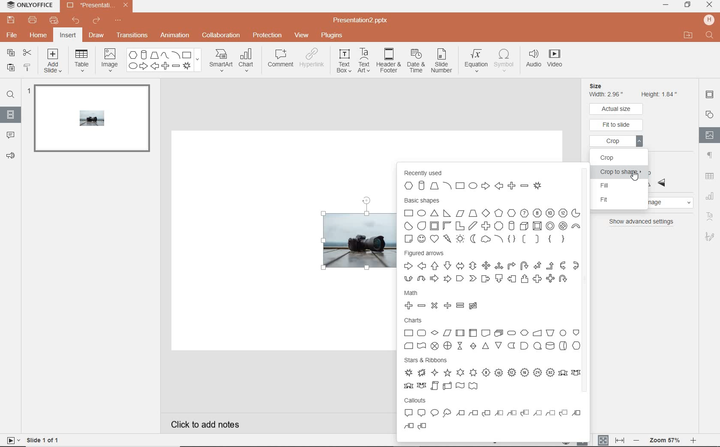 This screenshot has height=447, width=720. I want to click on restore, so click(688, 6).